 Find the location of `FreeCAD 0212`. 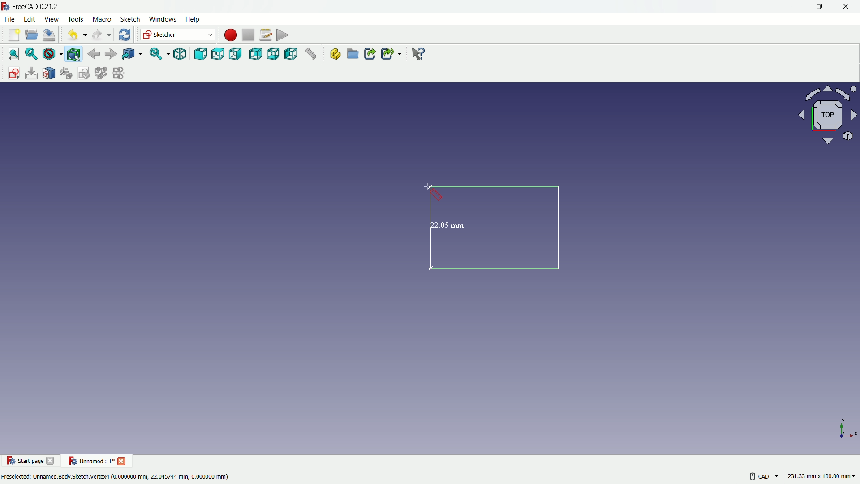

FreeCAD 0212 is located at coordinates (43, 7).